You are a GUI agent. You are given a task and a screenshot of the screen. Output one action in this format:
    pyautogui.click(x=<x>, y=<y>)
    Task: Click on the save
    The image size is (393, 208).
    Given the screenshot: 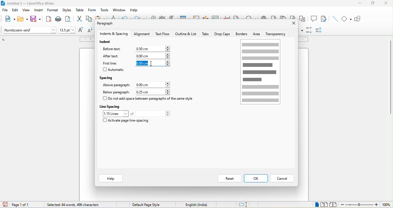 What is the action you would take?
    pyautogui.click(x=36, y=19)
    